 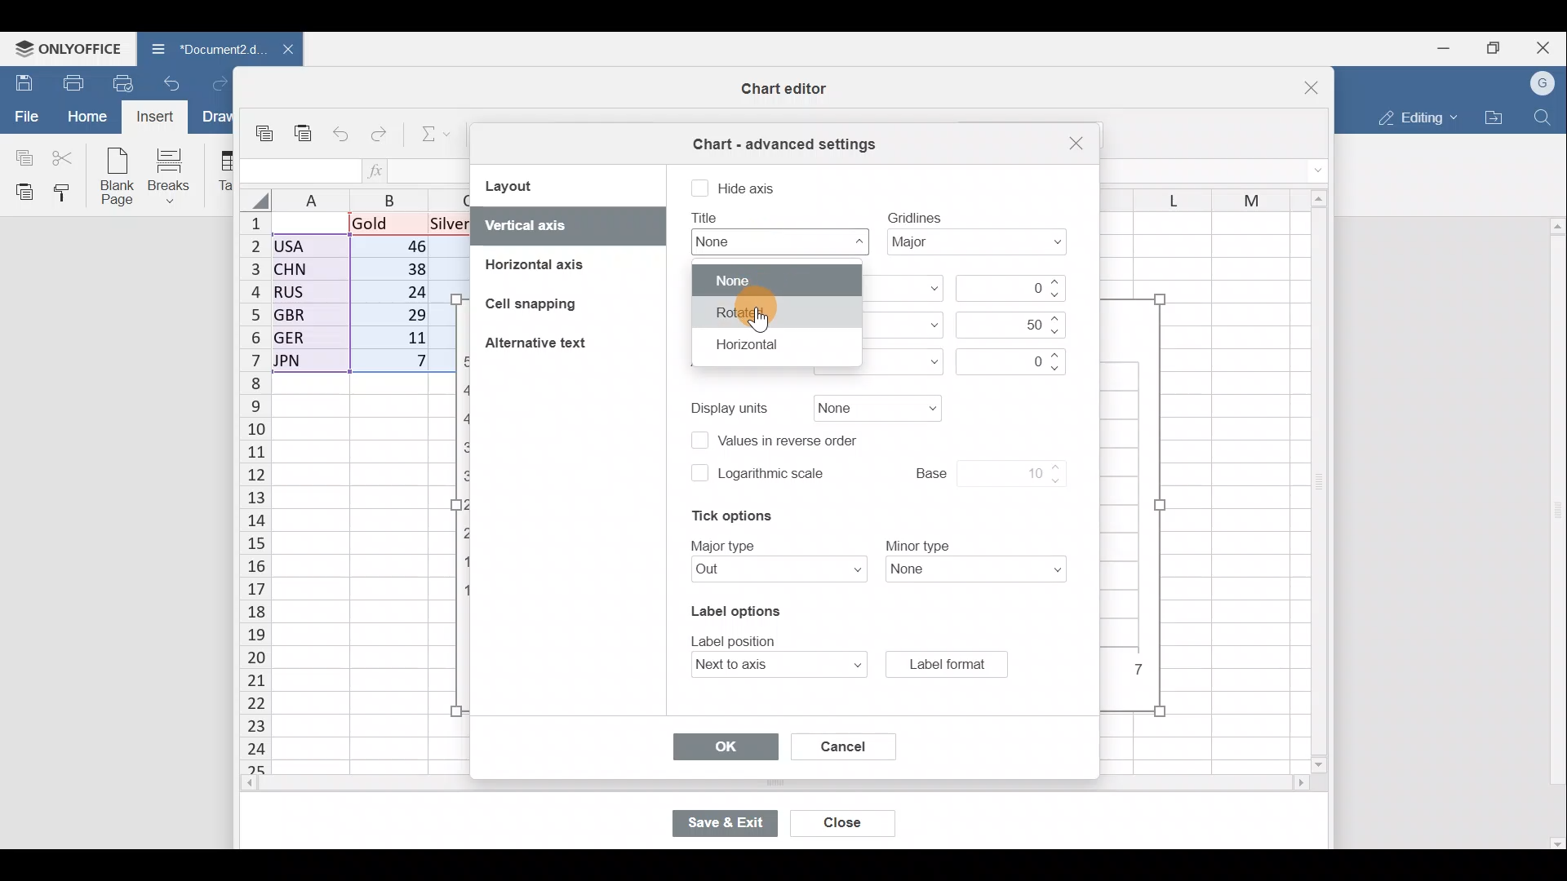 I want to click on text, so click(x=726, y=544).